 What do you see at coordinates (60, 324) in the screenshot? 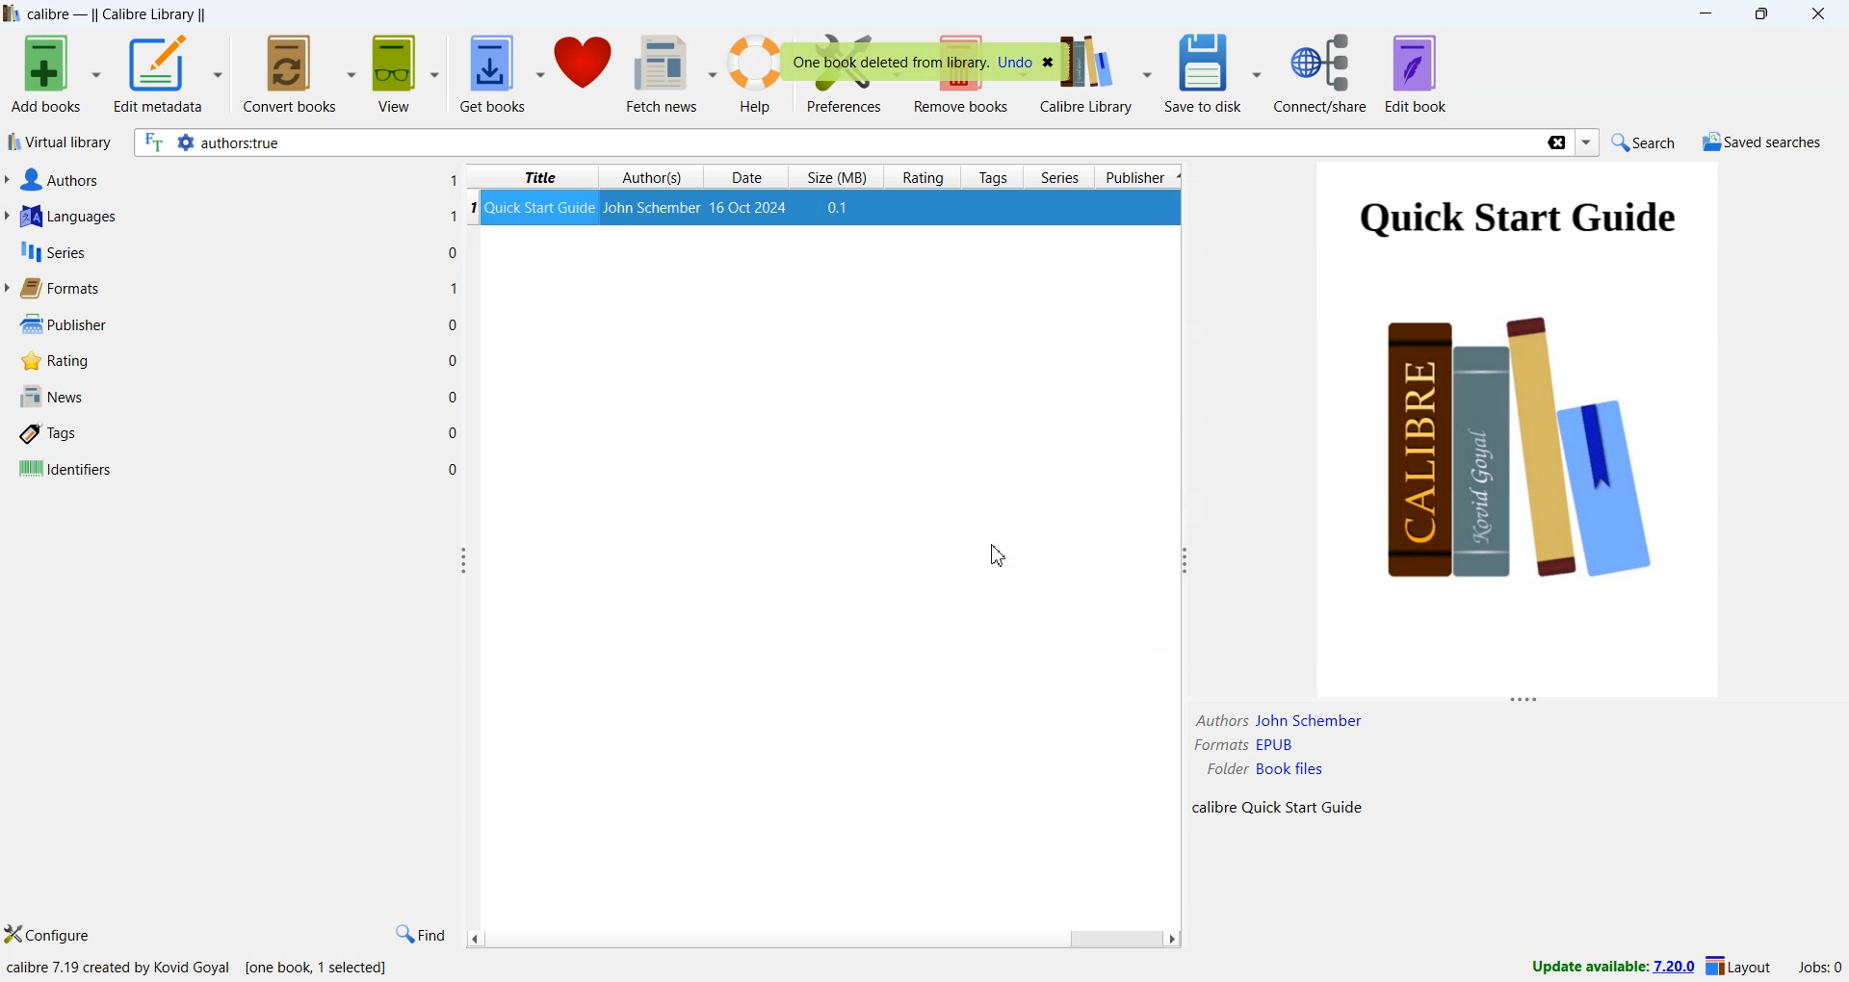
I see `publisher` at bounding box center [60, 324].